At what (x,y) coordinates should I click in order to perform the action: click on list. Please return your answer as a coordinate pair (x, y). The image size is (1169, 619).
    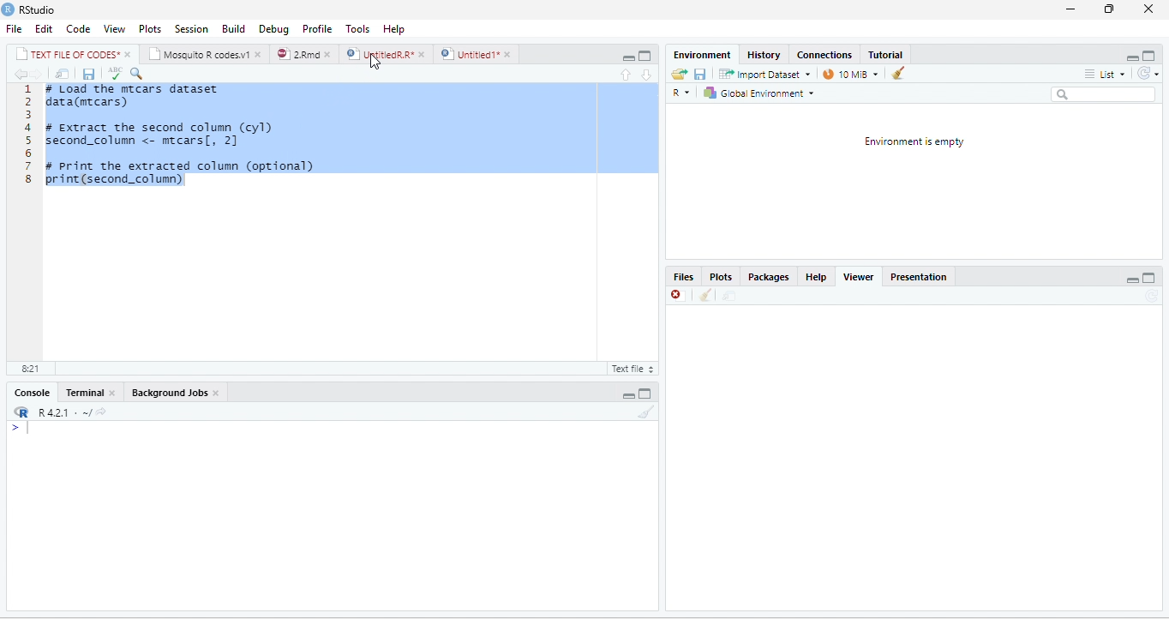
    Looking at the image, I should click on (1106, 75).